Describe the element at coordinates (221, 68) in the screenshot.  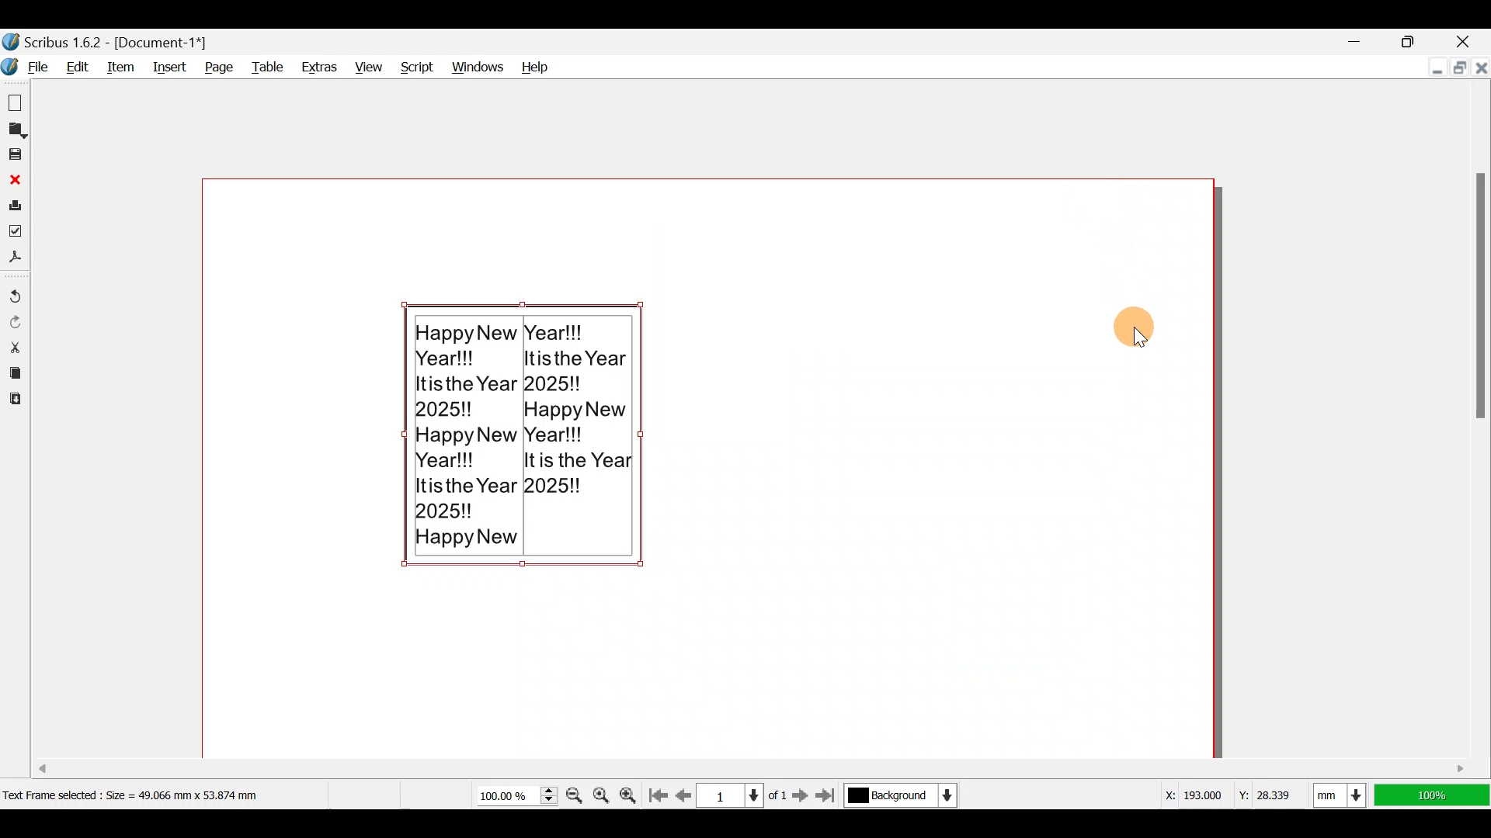
I see `Page` at that location.